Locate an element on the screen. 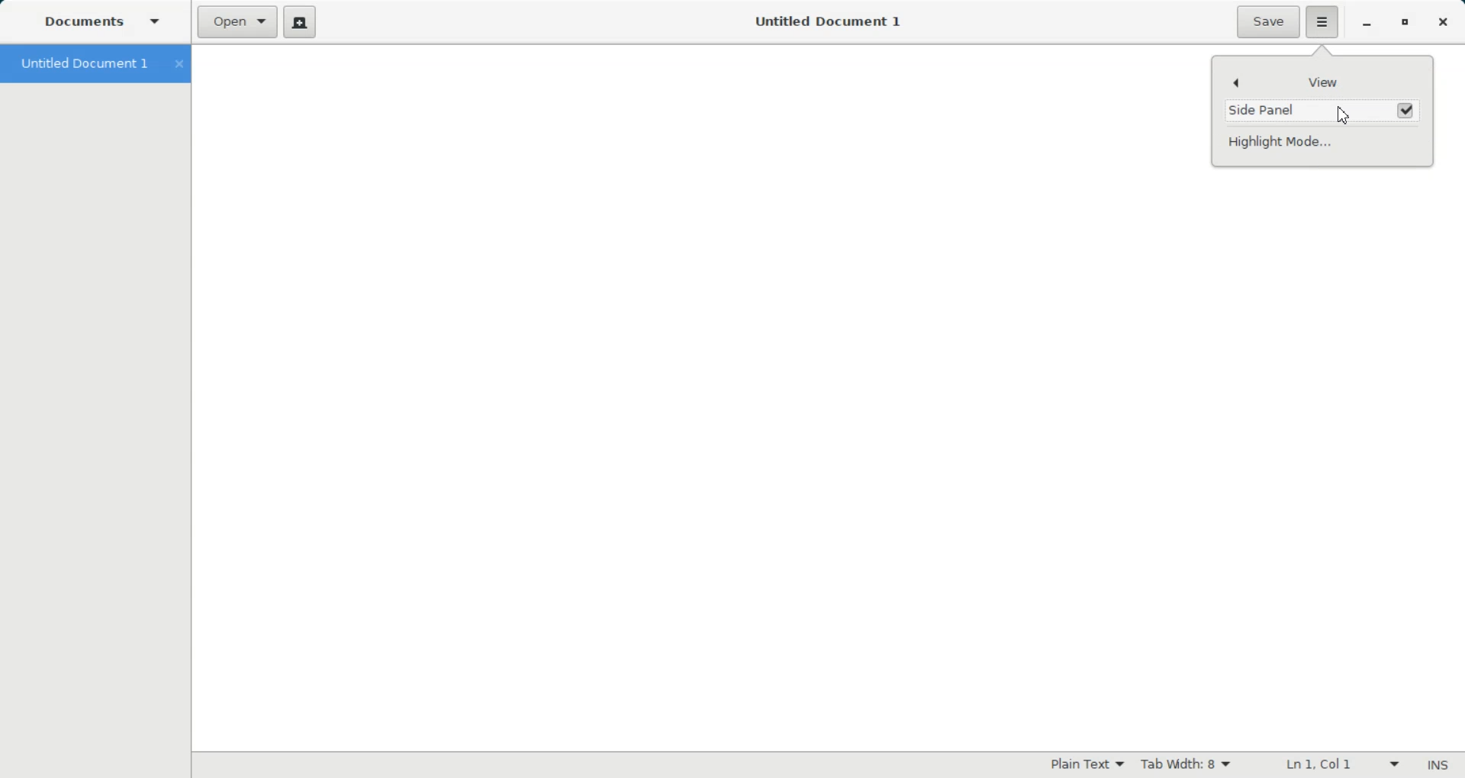 The width and height of the screenshot is (1465, 778). Highlight Mode is located at coordinates (1322, 141).